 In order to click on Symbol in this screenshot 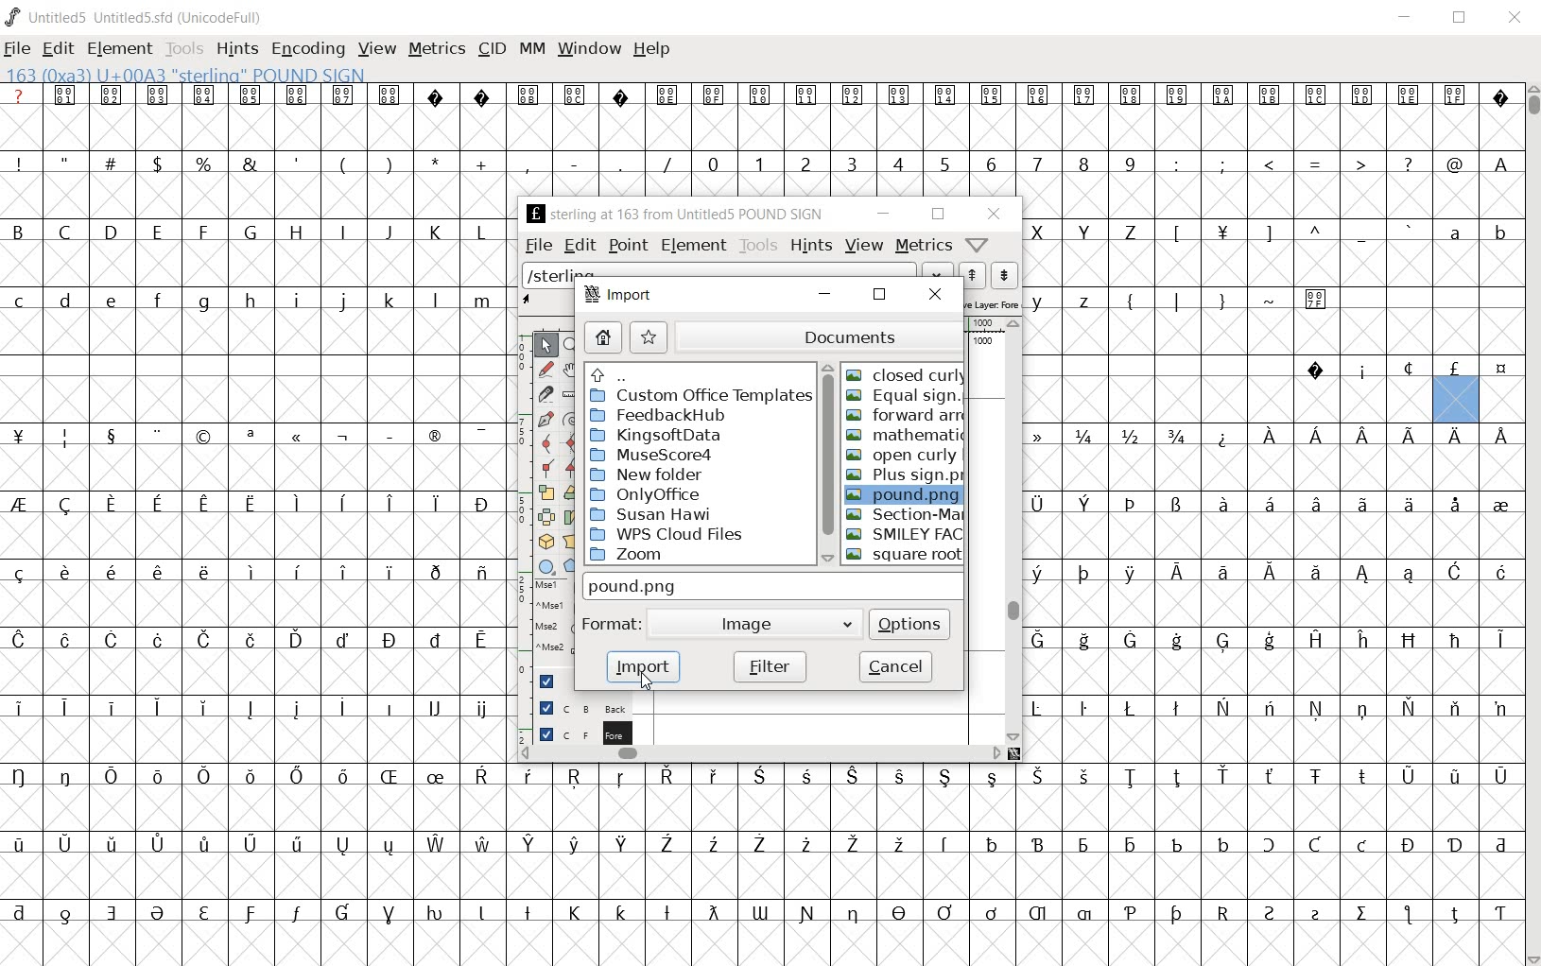, I will do `click(1130, 914)`.